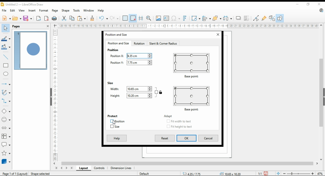 This screenshot has width=325, height=176. Describe the element at coordinates (266, 173) in the screenshot. I see `save` at that location.